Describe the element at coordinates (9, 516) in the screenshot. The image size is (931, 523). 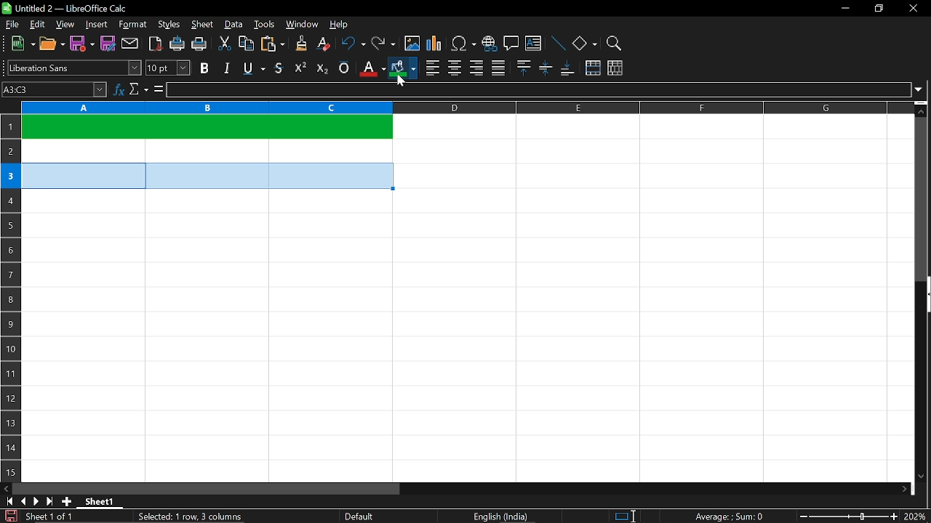
I see `save ` at that location.